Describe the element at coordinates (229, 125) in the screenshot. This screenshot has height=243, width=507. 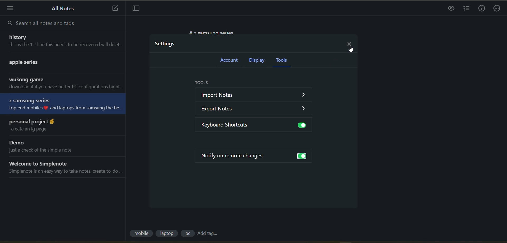
I see `keyboard shortcuts` at that location.